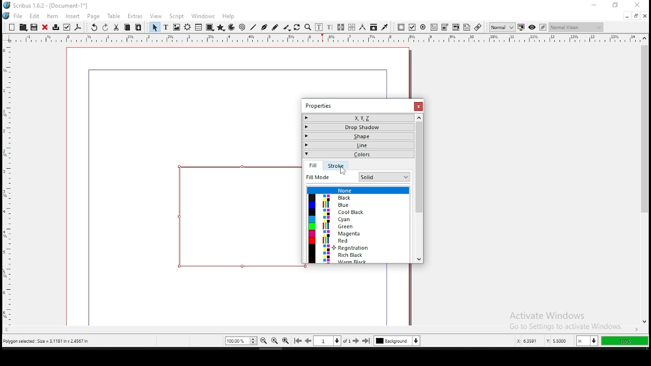 This screenshot has width=651, height=366. Describe the element at coordinates (127, 27) in the screenshot. I see `copy` at that location.